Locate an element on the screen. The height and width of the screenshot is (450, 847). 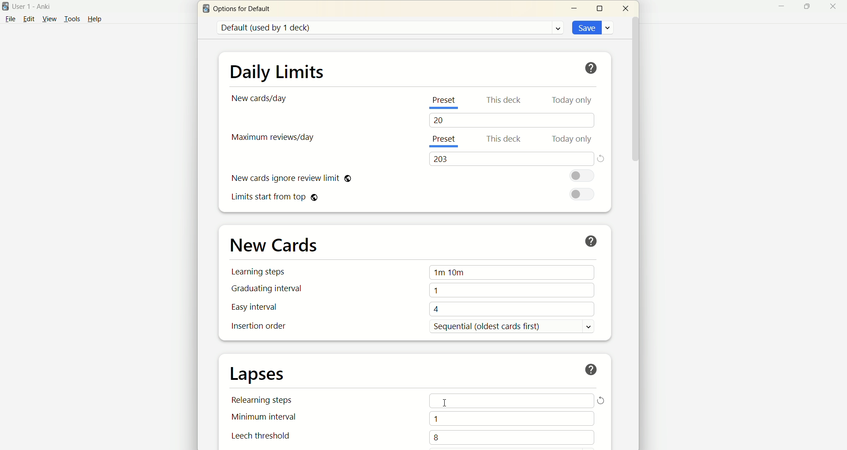
lapses is located at coordinates (259, 375).